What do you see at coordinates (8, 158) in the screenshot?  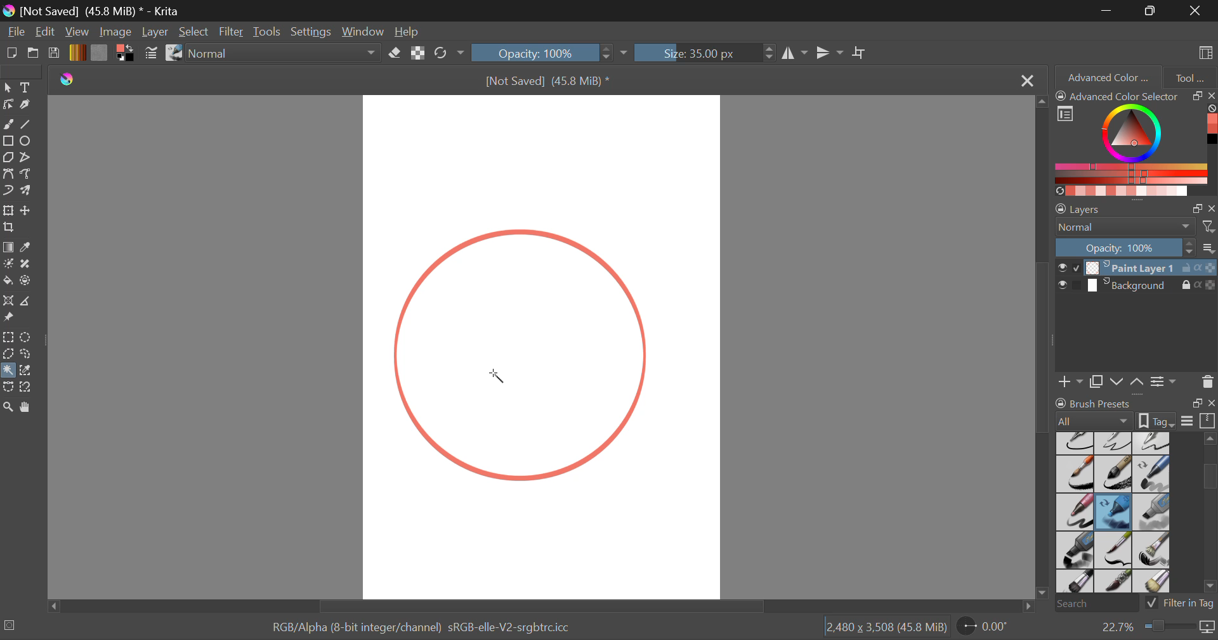 I see `Polygon Tool` at bounding box center [8, 158].